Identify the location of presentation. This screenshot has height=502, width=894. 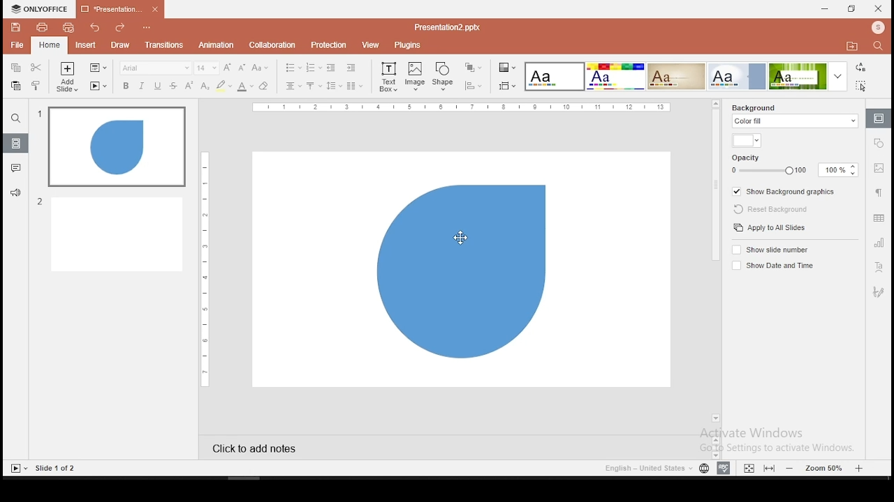
(446, 27).